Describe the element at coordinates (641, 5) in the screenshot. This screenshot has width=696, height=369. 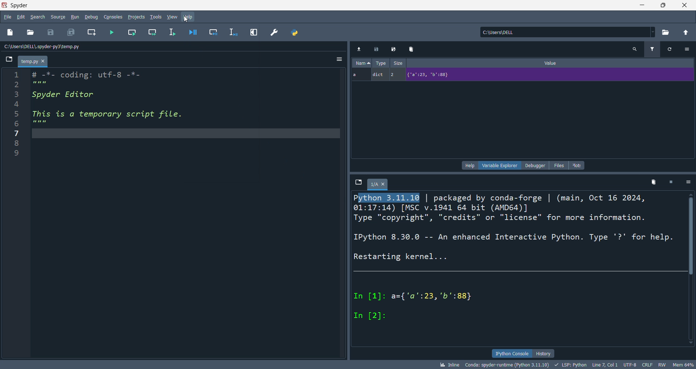
I see `minimize` at that location.